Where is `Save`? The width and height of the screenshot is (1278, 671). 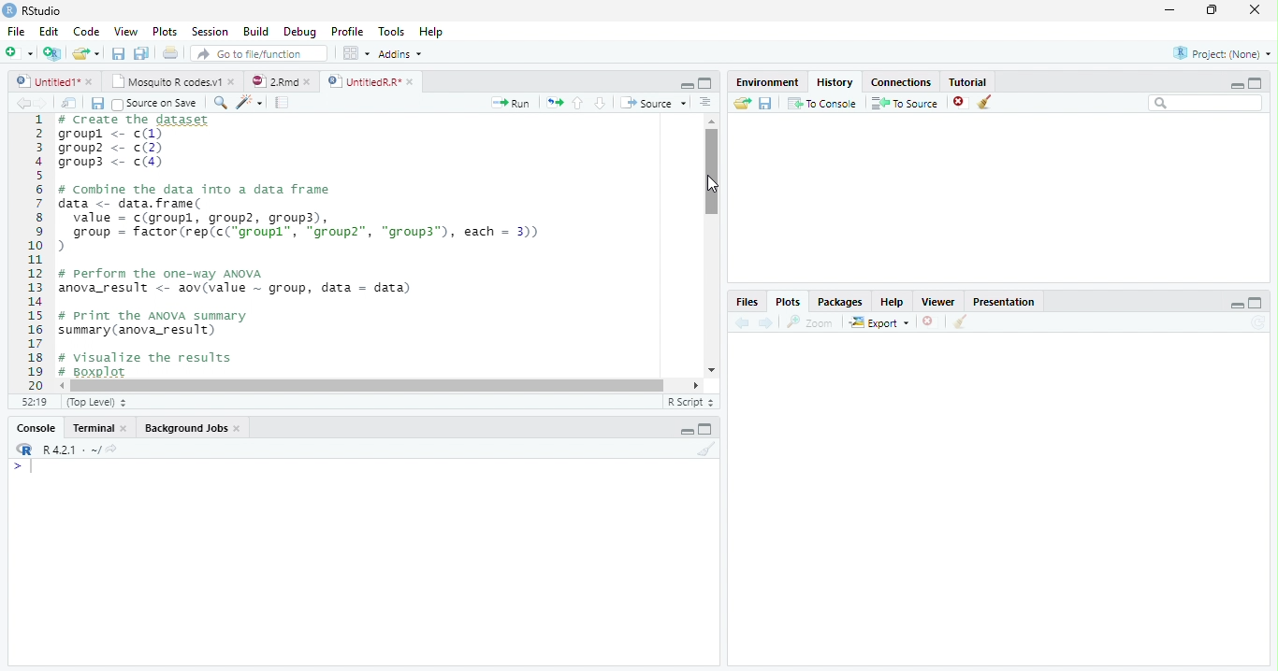 Save is located at coordinates (120, 54).